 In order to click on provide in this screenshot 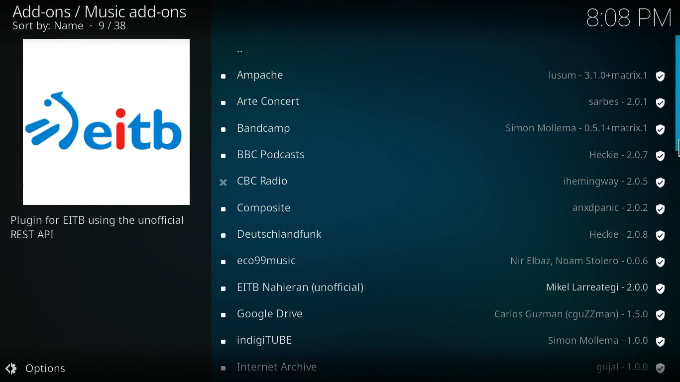, I will do `click(627, 369)`.